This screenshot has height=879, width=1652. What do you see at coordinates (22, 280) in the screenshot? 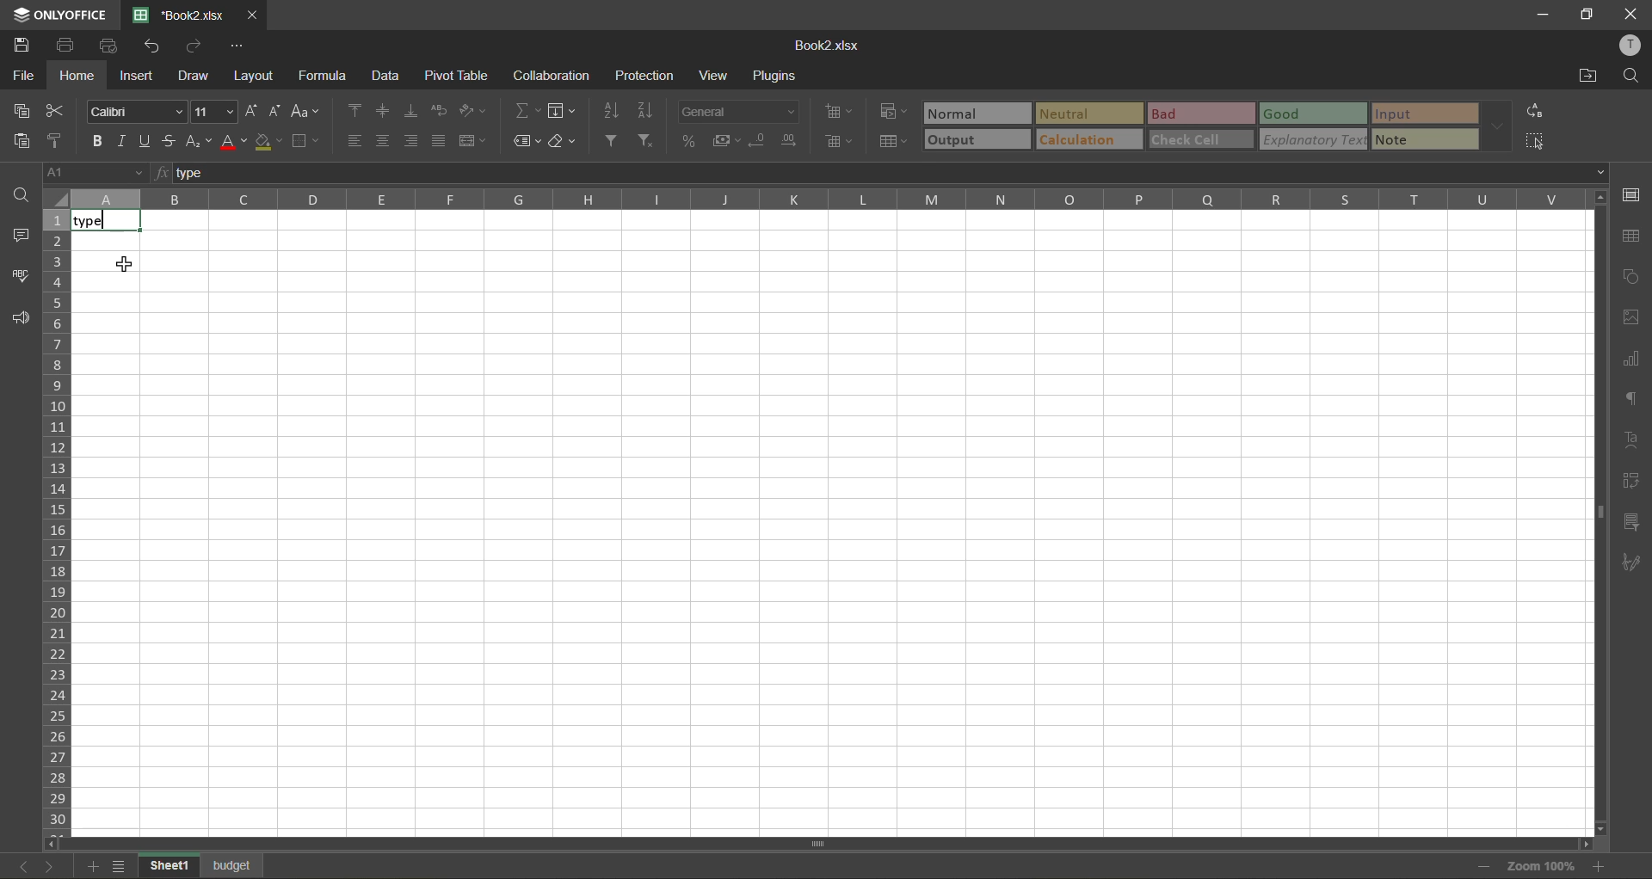
I see `spellcheck` at bounding box center [22, 280].